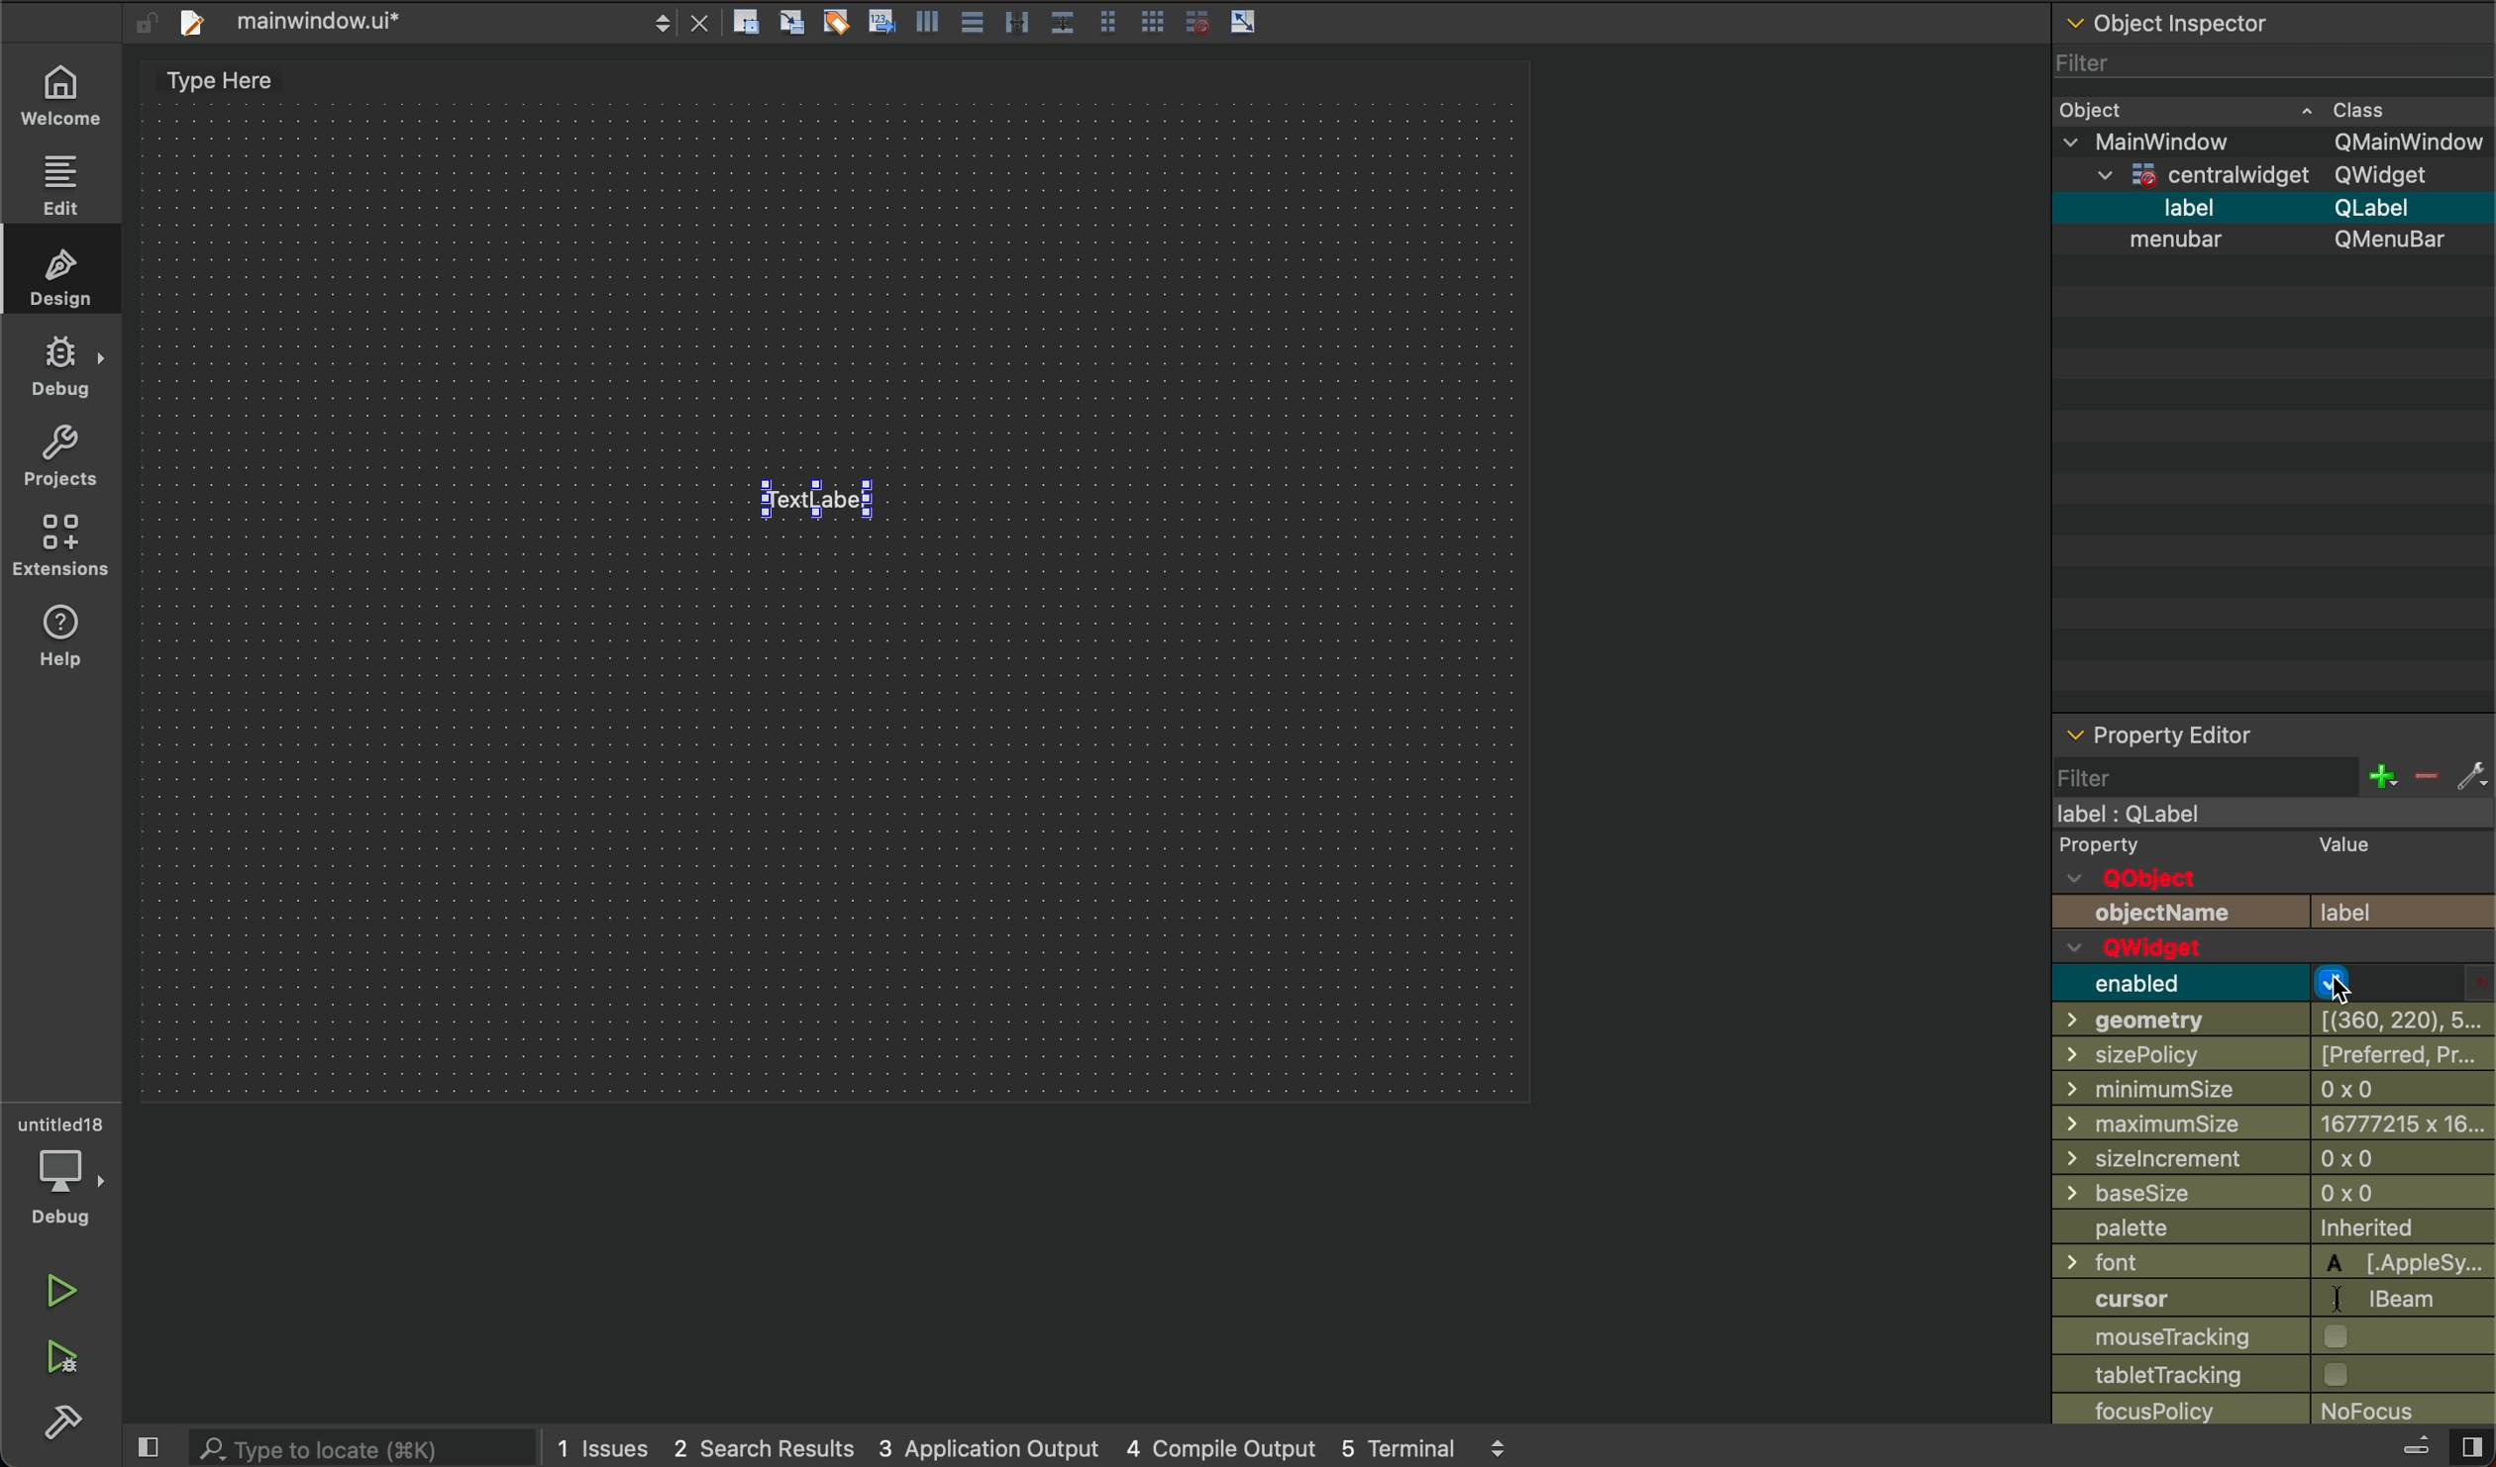 The width and height of the screenshot is (2496, 1467). What do you see at coordinates (2337, 1375) in the screenshot?
I see `checkbox` at bounding box center [2337, 1375].